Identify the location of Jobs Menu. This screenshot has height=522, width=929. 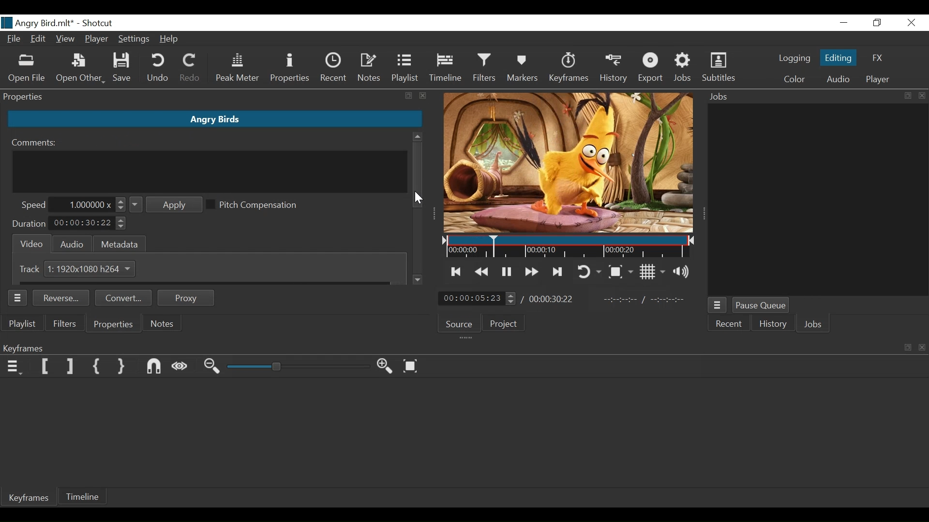
(718, 306).